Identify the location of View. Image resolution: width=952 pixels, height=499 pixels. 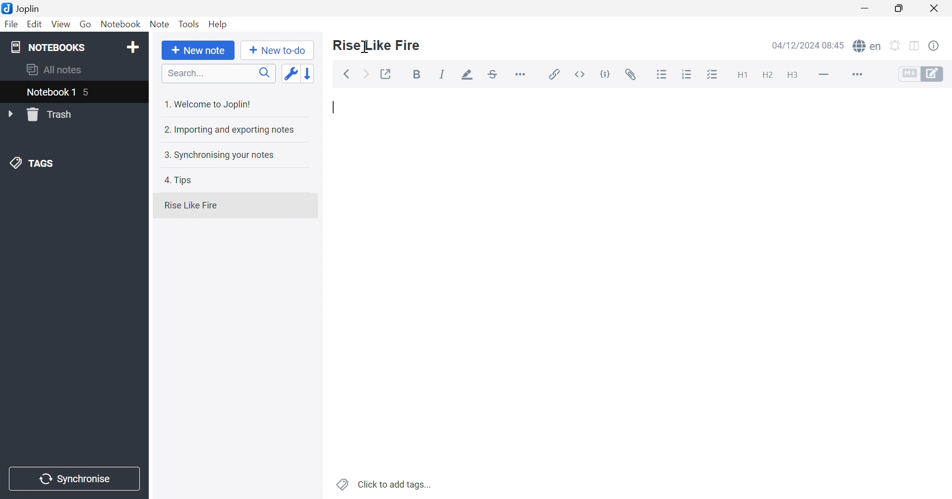
(61, 24).